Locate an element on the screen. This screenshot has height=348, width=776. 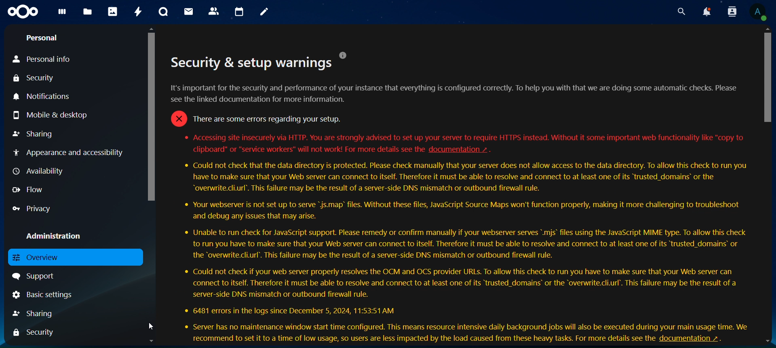
basic settings is located at coordinates (42, 296).